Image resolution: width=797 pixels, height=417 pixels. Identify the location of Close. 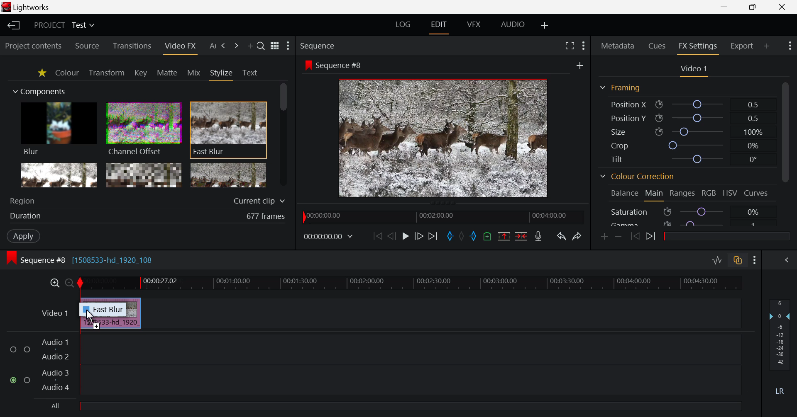
(782, 7).